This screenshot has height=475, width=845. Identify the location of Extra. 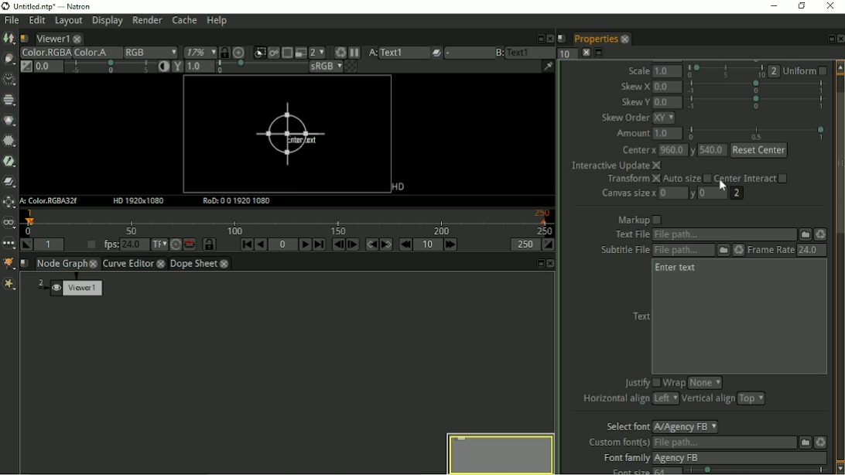
(9, 285).